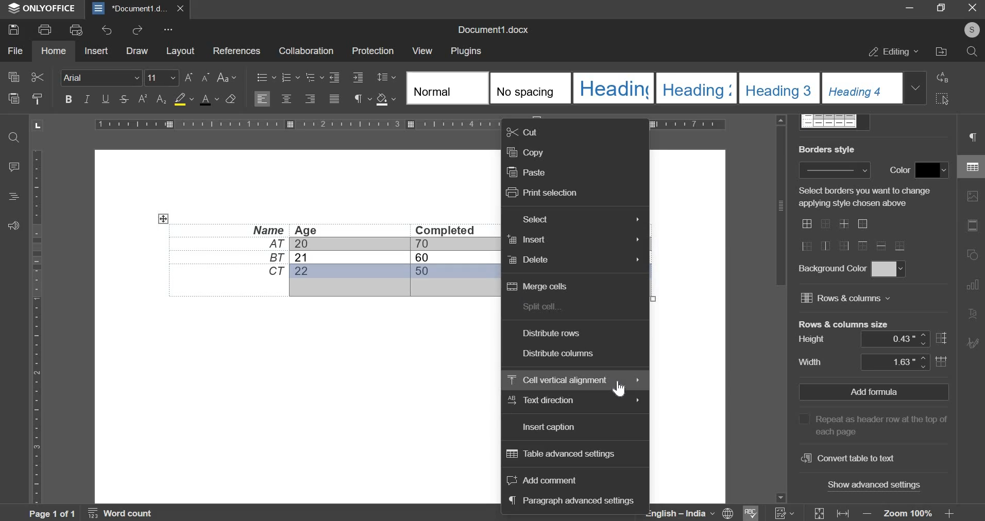 This screenshot has height=521, width=985. What do you see at coordinates (138, 10) in the screenshot?
I see `document1` at bounding box center [138, 10].